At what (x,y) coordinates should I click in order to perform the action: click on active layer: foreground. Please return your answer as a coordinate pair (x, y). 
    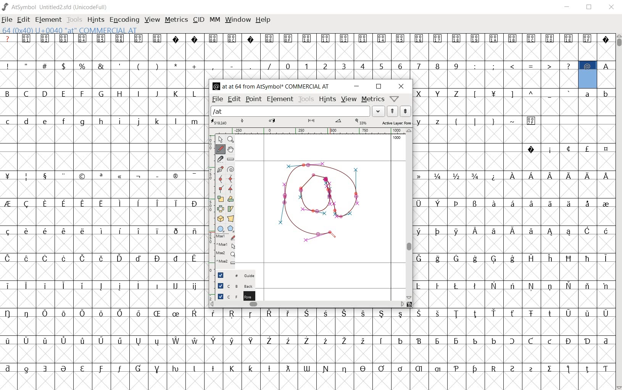
    Looking at the image, I should click on (311, 122).